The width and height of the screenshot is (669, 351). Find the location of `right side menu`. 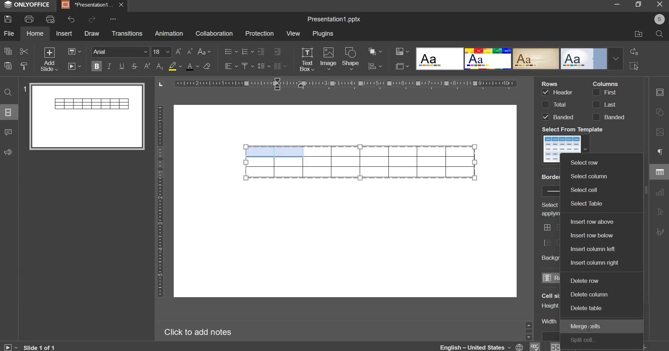

right side menu is located at coordinates (660, 164).